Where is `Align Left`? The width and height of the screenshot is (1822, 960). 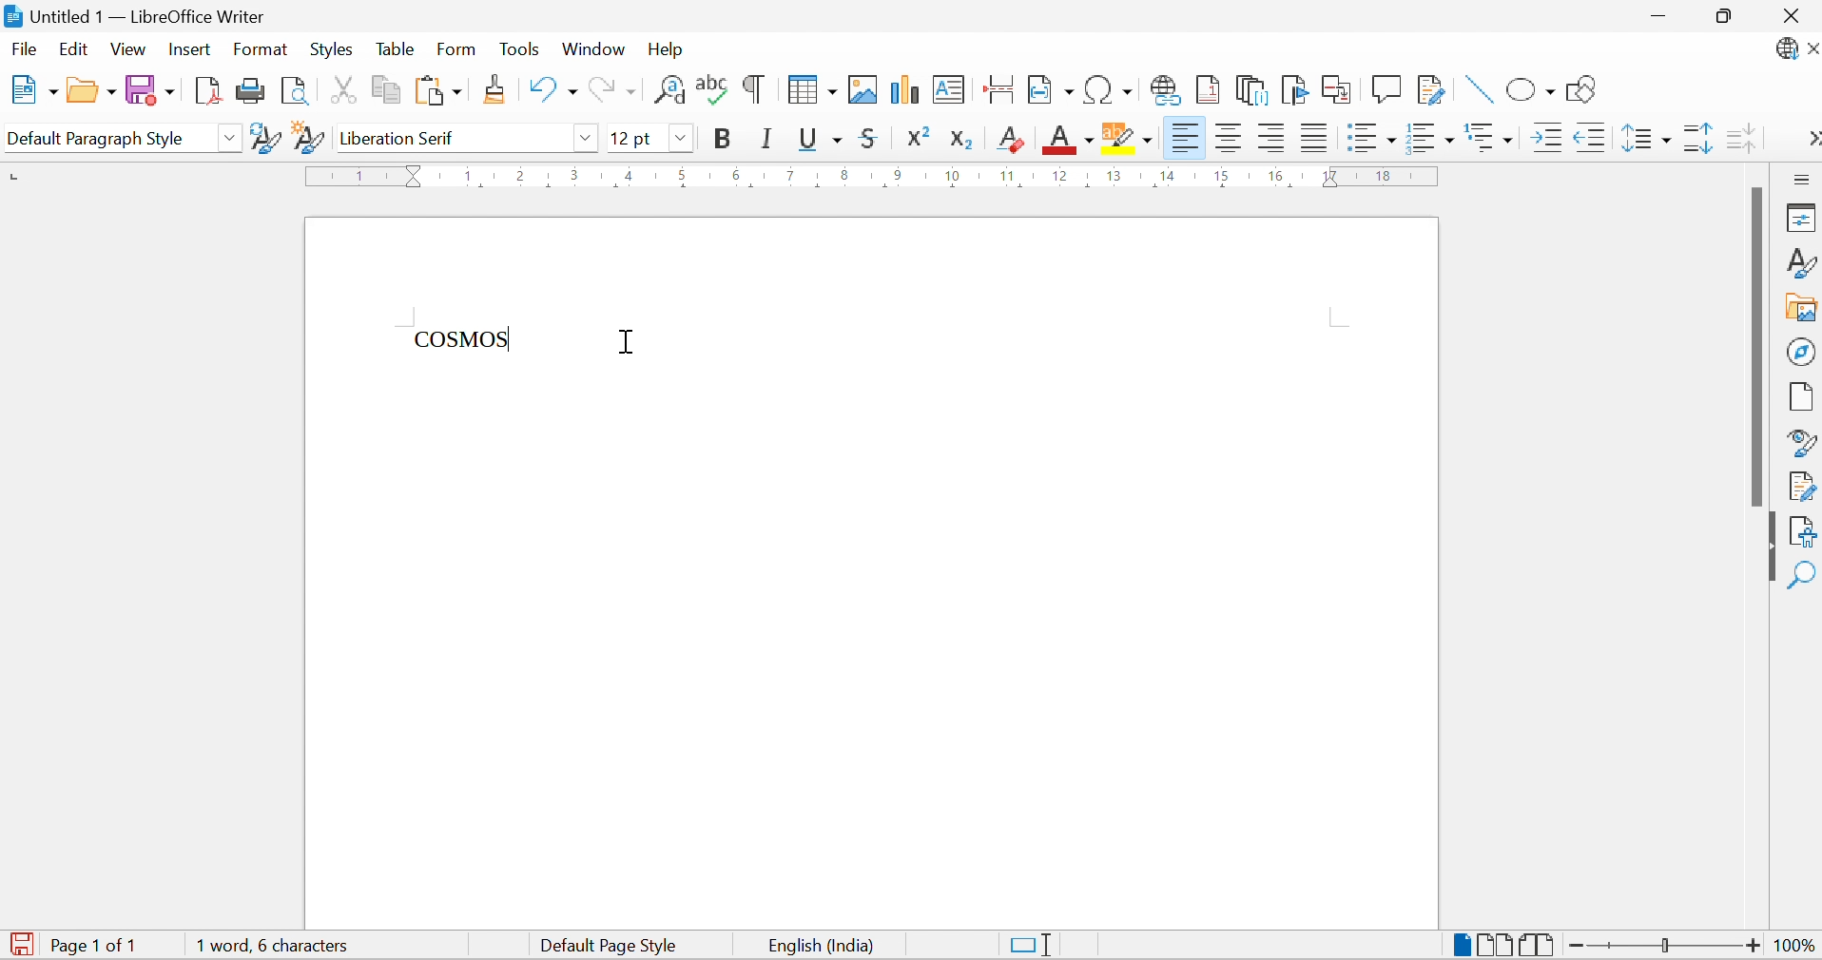 Align Left is located at coordinates (1272, 138).